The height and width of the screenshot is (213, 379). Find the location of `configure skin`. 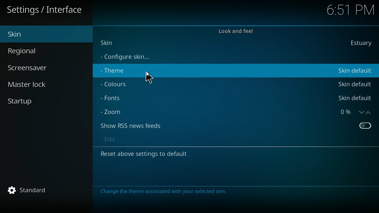

configure skin is located at coordinates (128, 57).